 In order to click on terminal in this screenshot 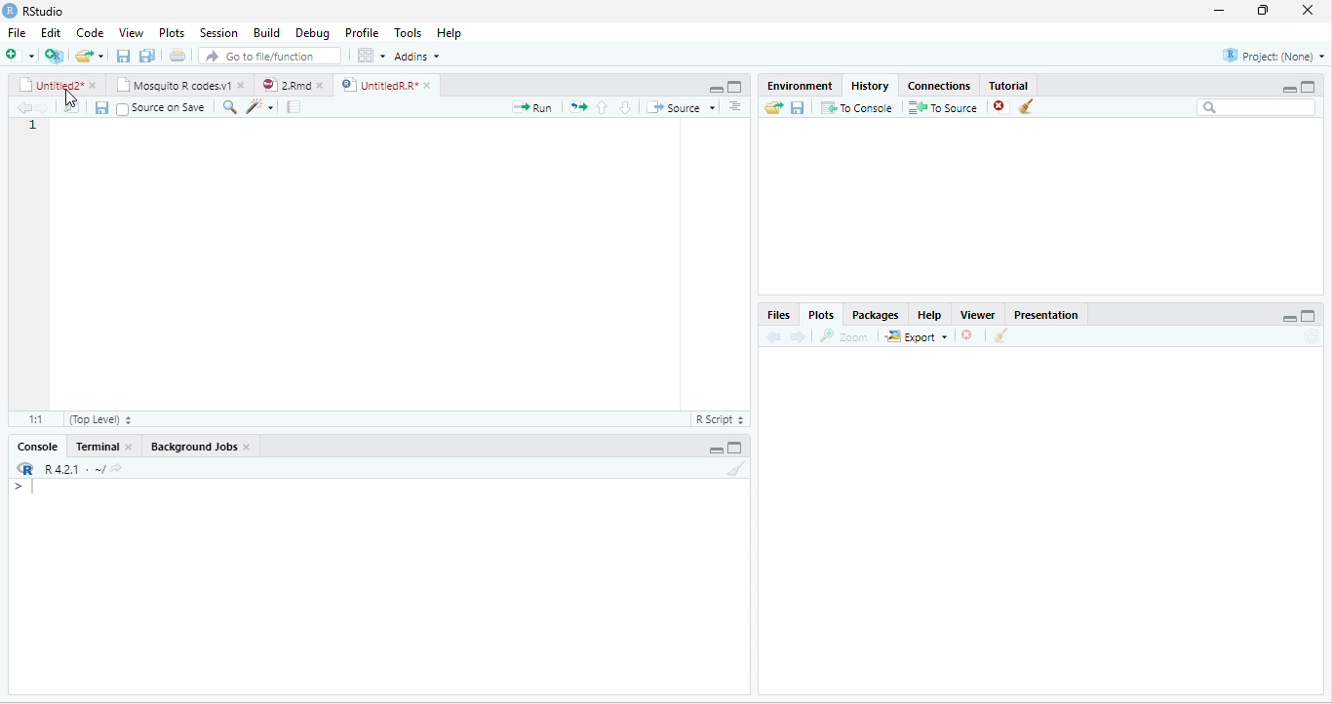, I will do `click(107, 446)`.